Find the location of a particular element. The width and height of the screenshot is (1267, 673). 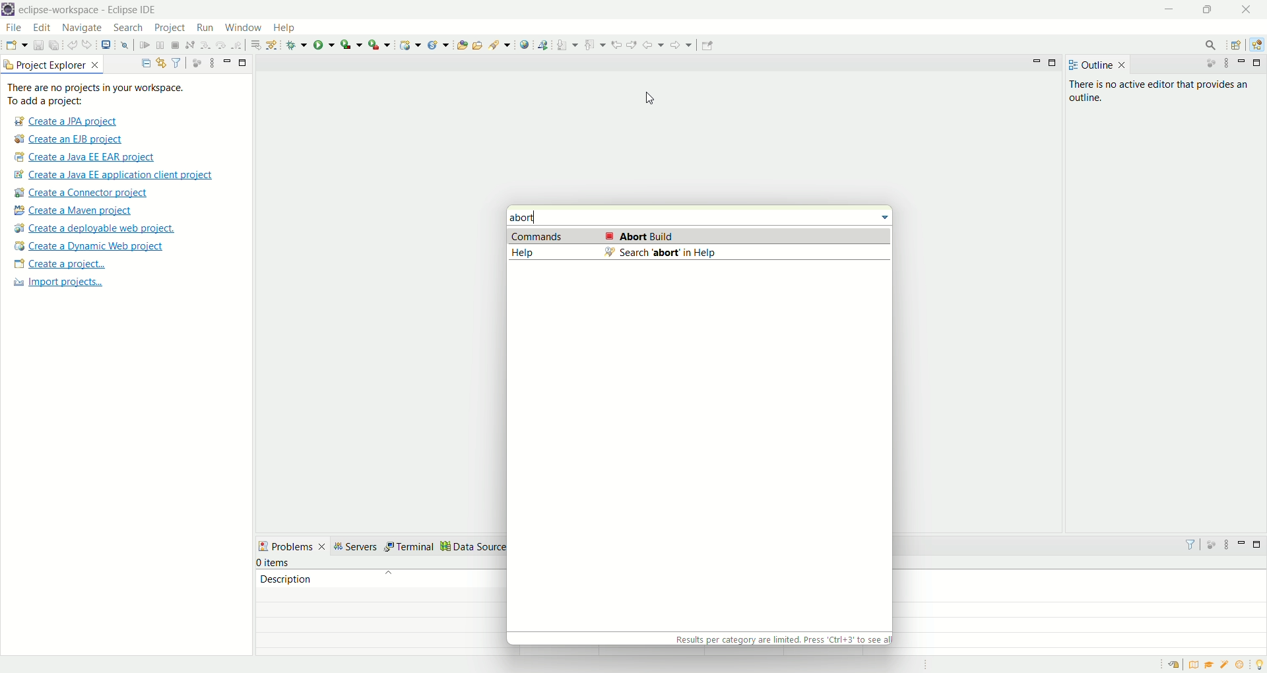

view menu is located at coordinates (213, 64).